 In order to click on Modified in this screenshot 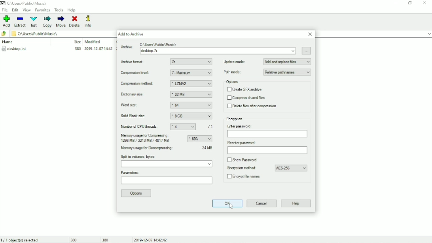, I will do `click(93, 42)`.